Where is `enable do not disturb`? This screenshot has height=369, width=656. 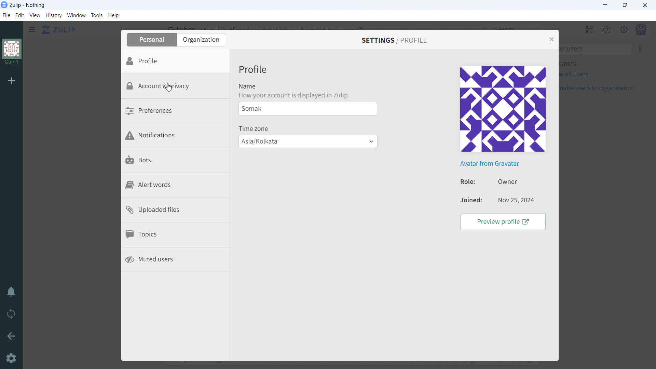 enable do not disturb is located at coordinates (11, 291).